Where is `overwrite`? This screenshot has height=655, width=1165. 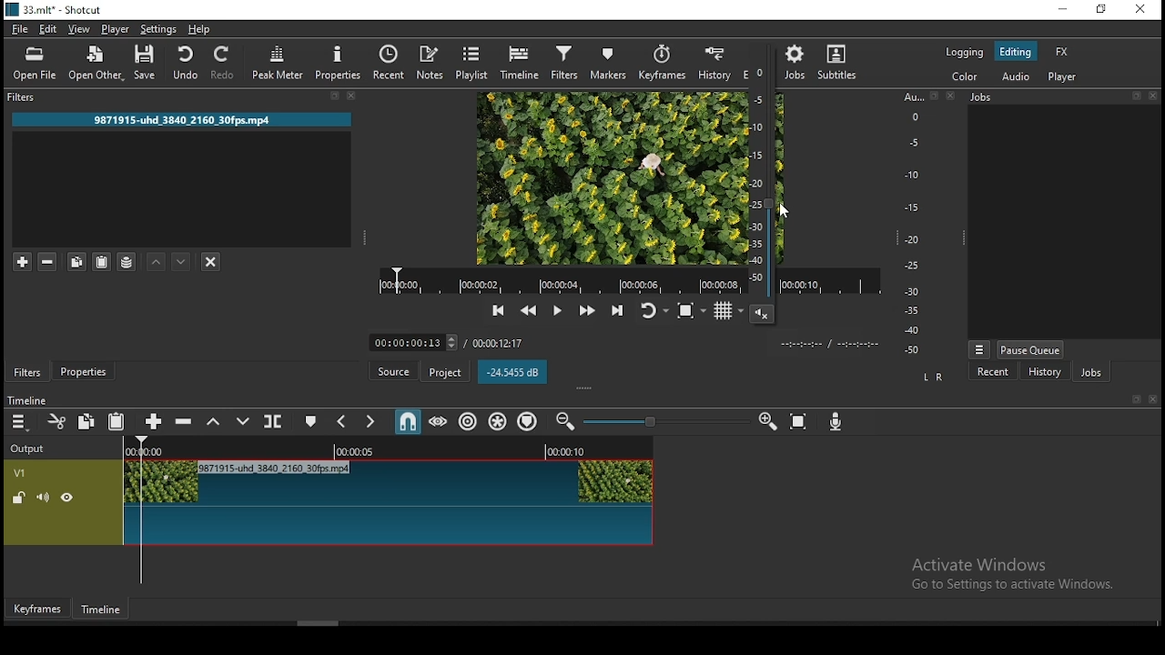
overwrite is located at coordinates (243, 423).